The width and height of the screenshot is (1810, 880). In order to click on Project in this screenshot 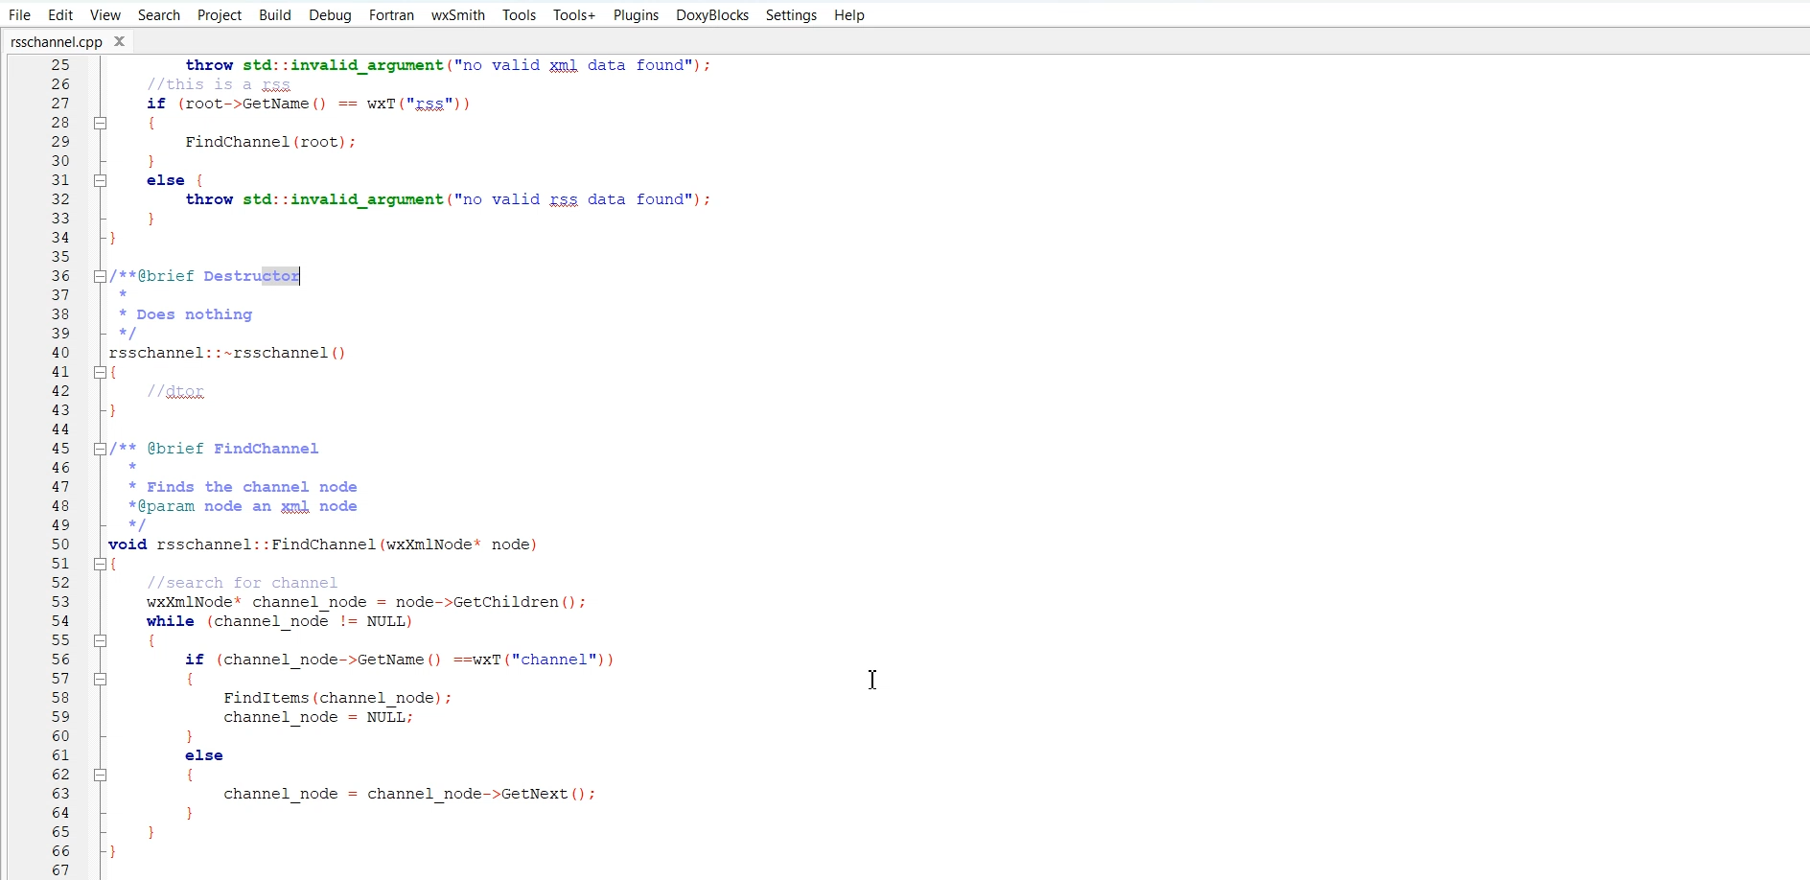, I will do `click(219, 15)`.